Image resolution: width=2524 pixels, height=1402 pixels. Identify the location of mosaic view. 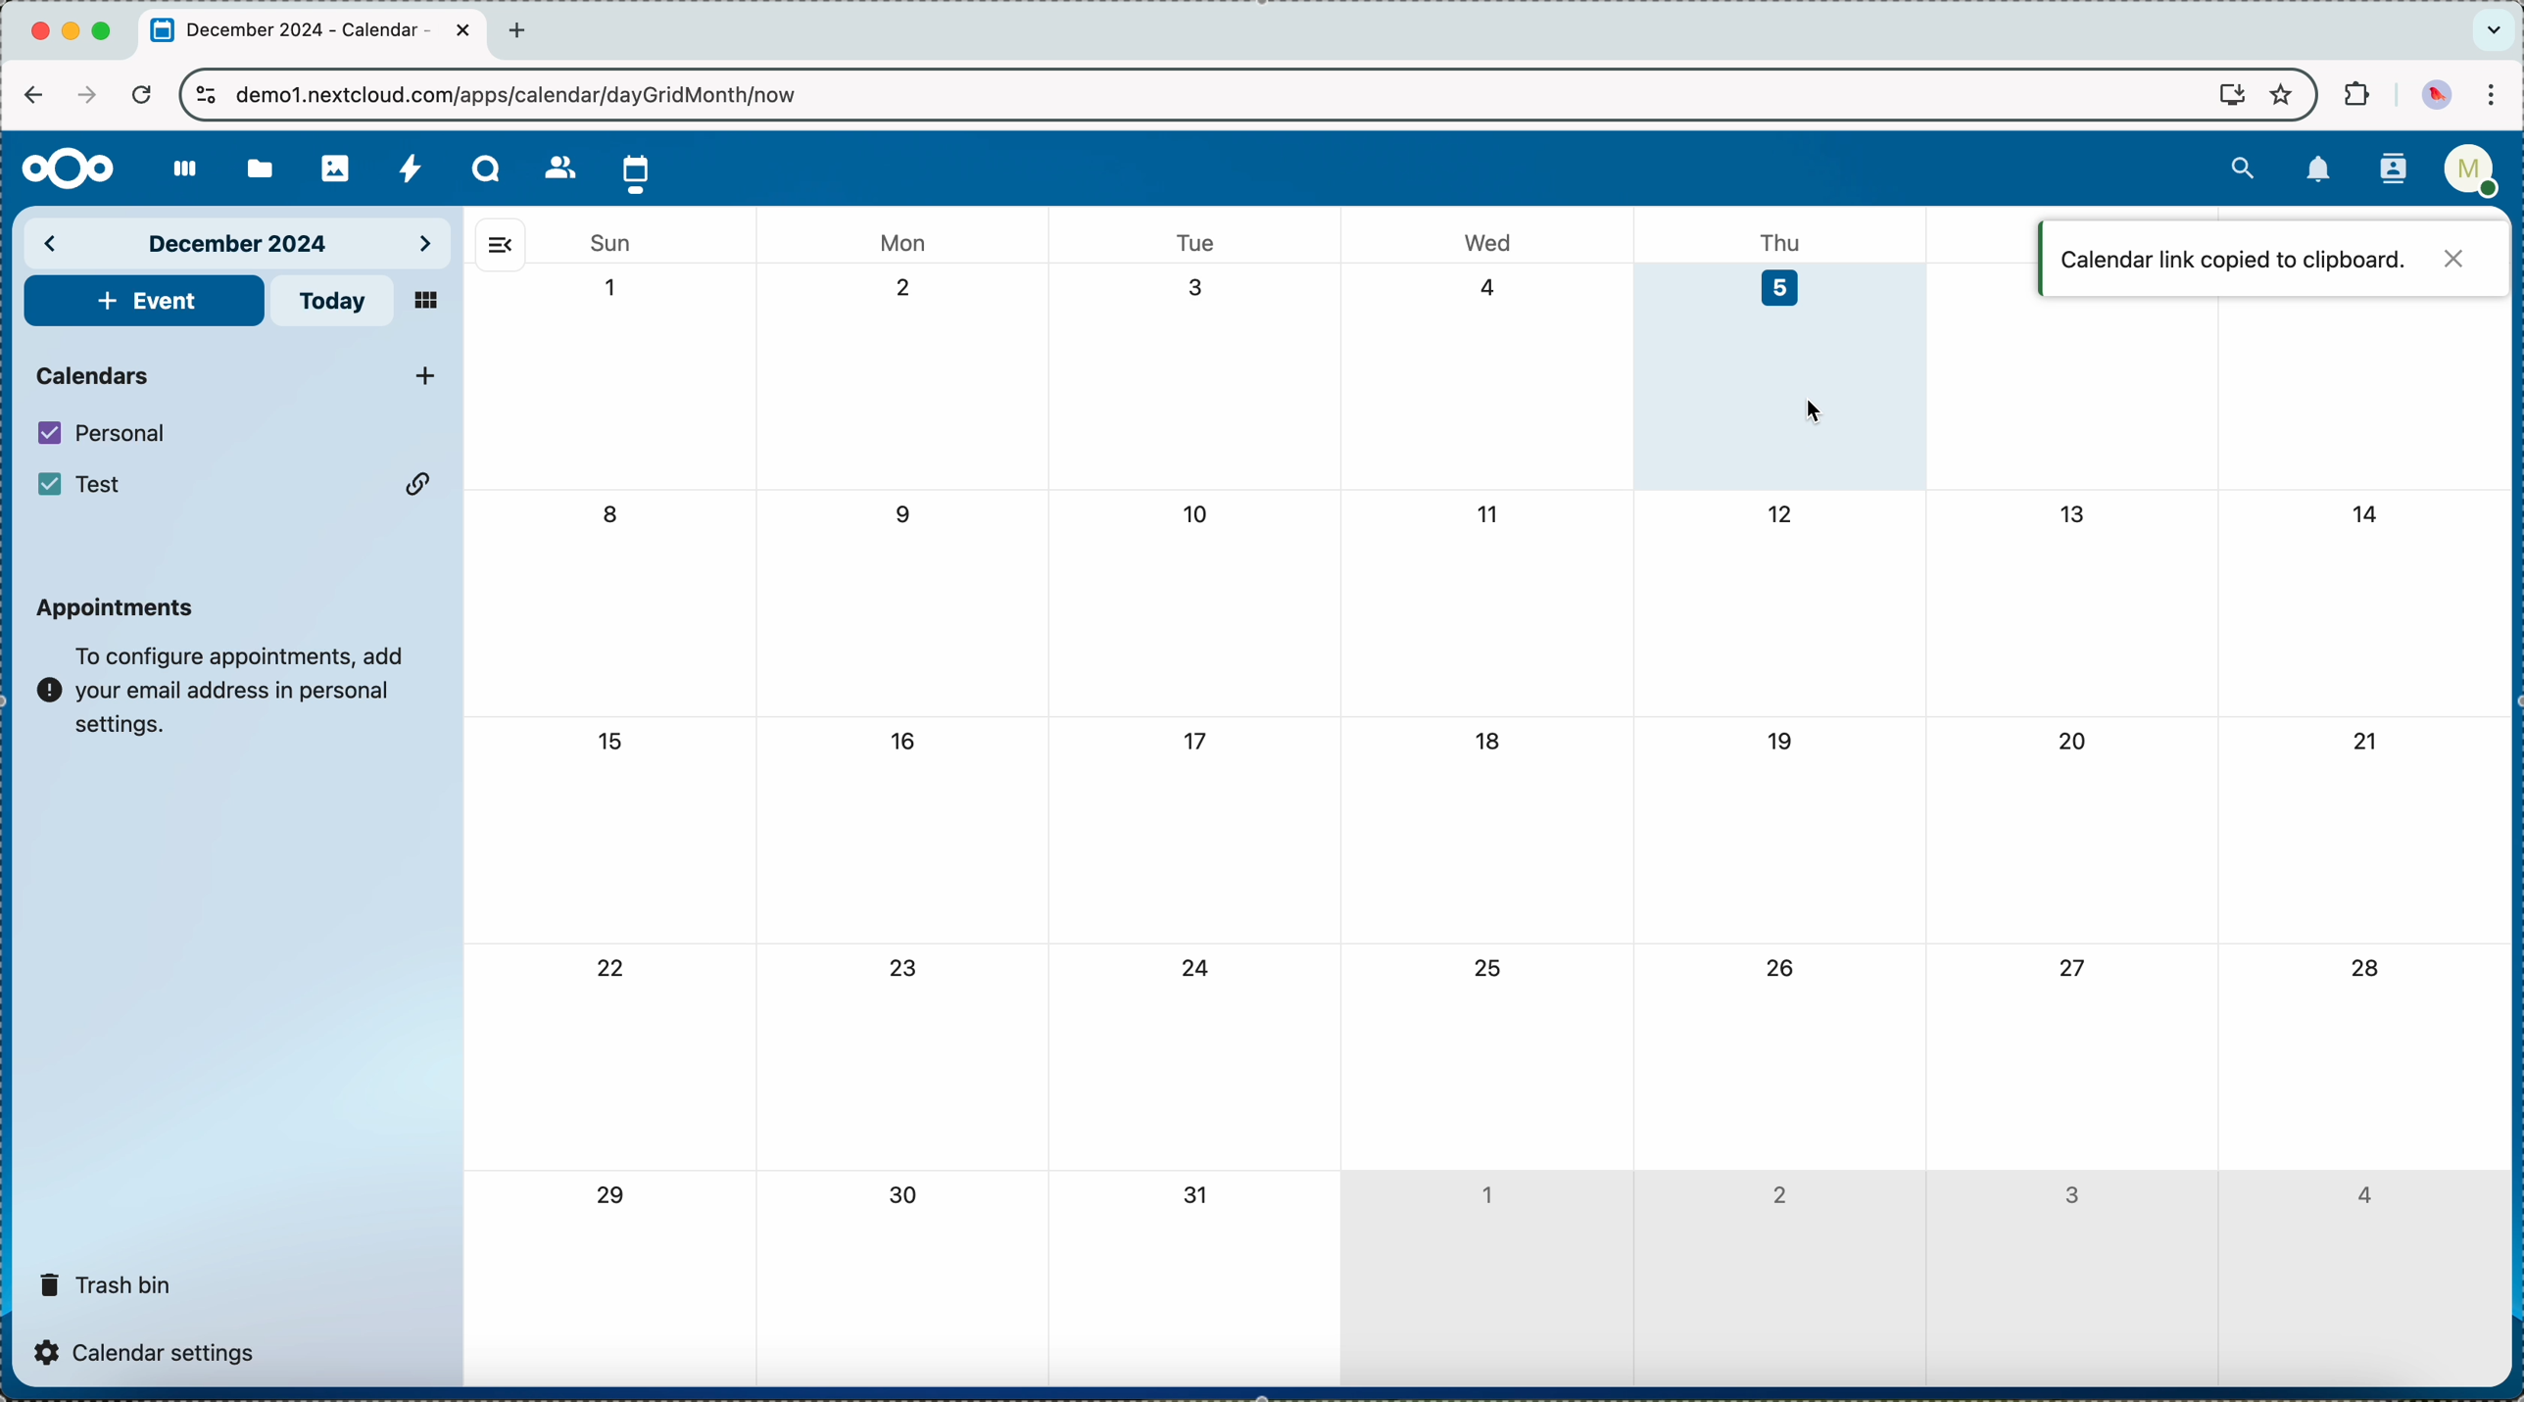
(427, 303).